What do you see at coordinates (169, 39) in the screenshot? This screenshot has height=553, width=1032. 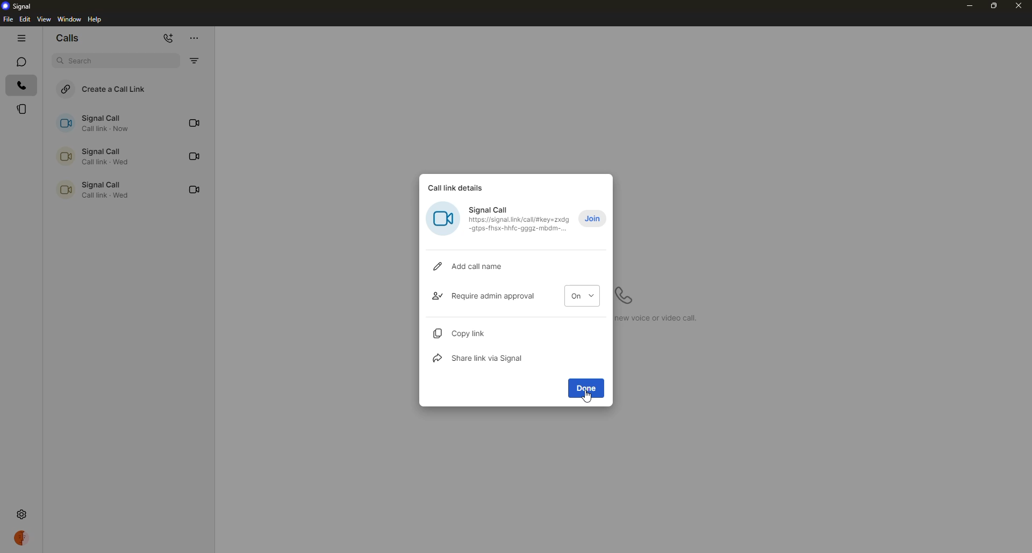 I see `new call` at bounding box center [169, 39].